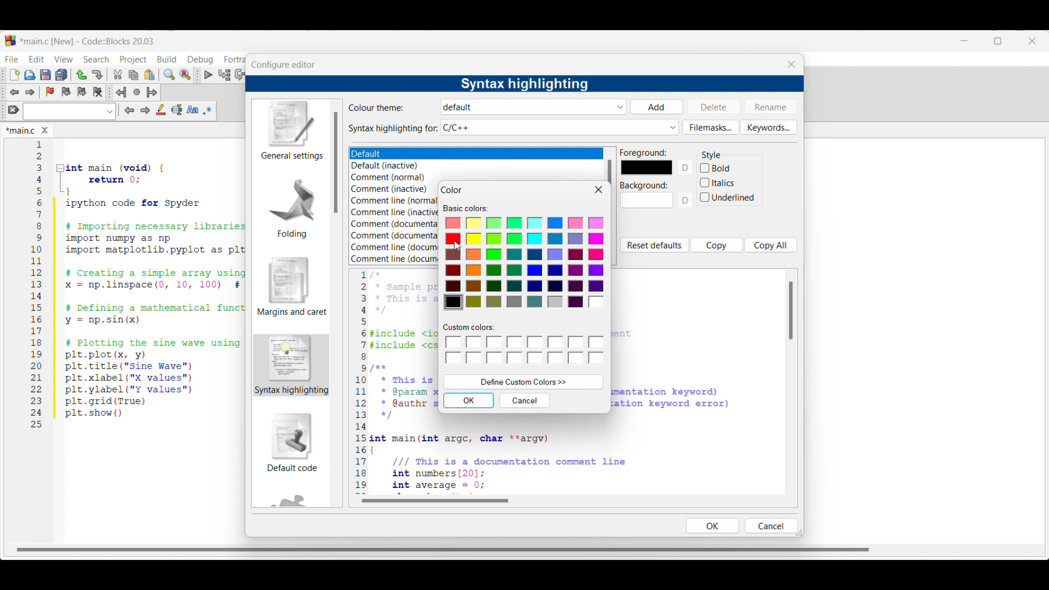 The height and width of the screenshot is (590, 1049). Describe the element at coordinates (718, 182) in the screenshot. I see `italics` at that location.